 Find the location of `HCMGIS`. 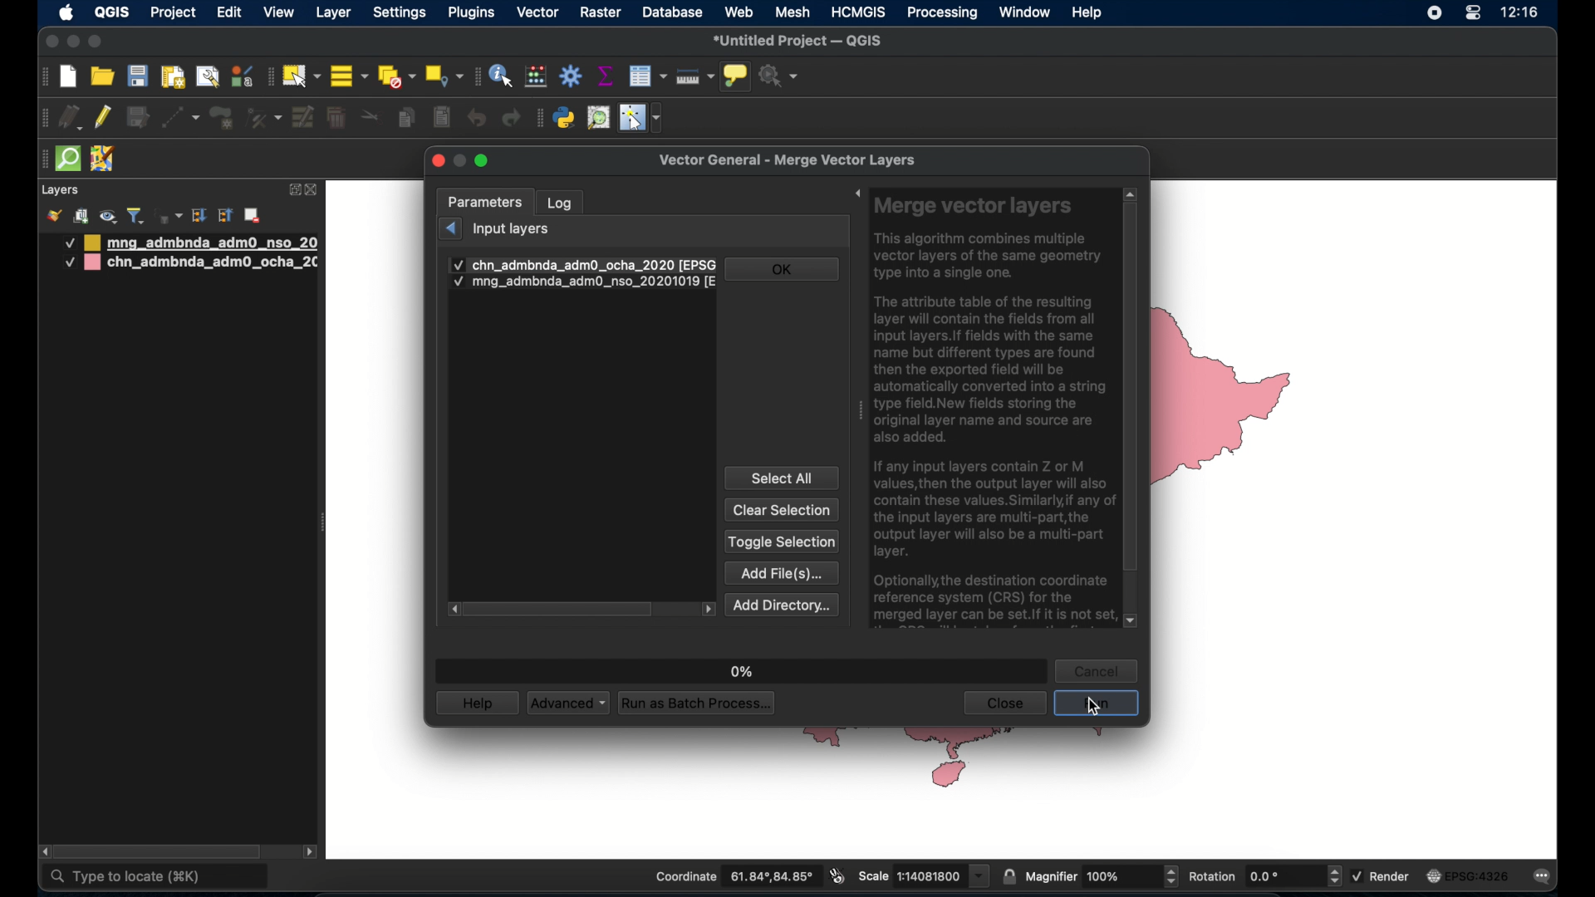

HCMGIS is located at coordinates (858, 12).